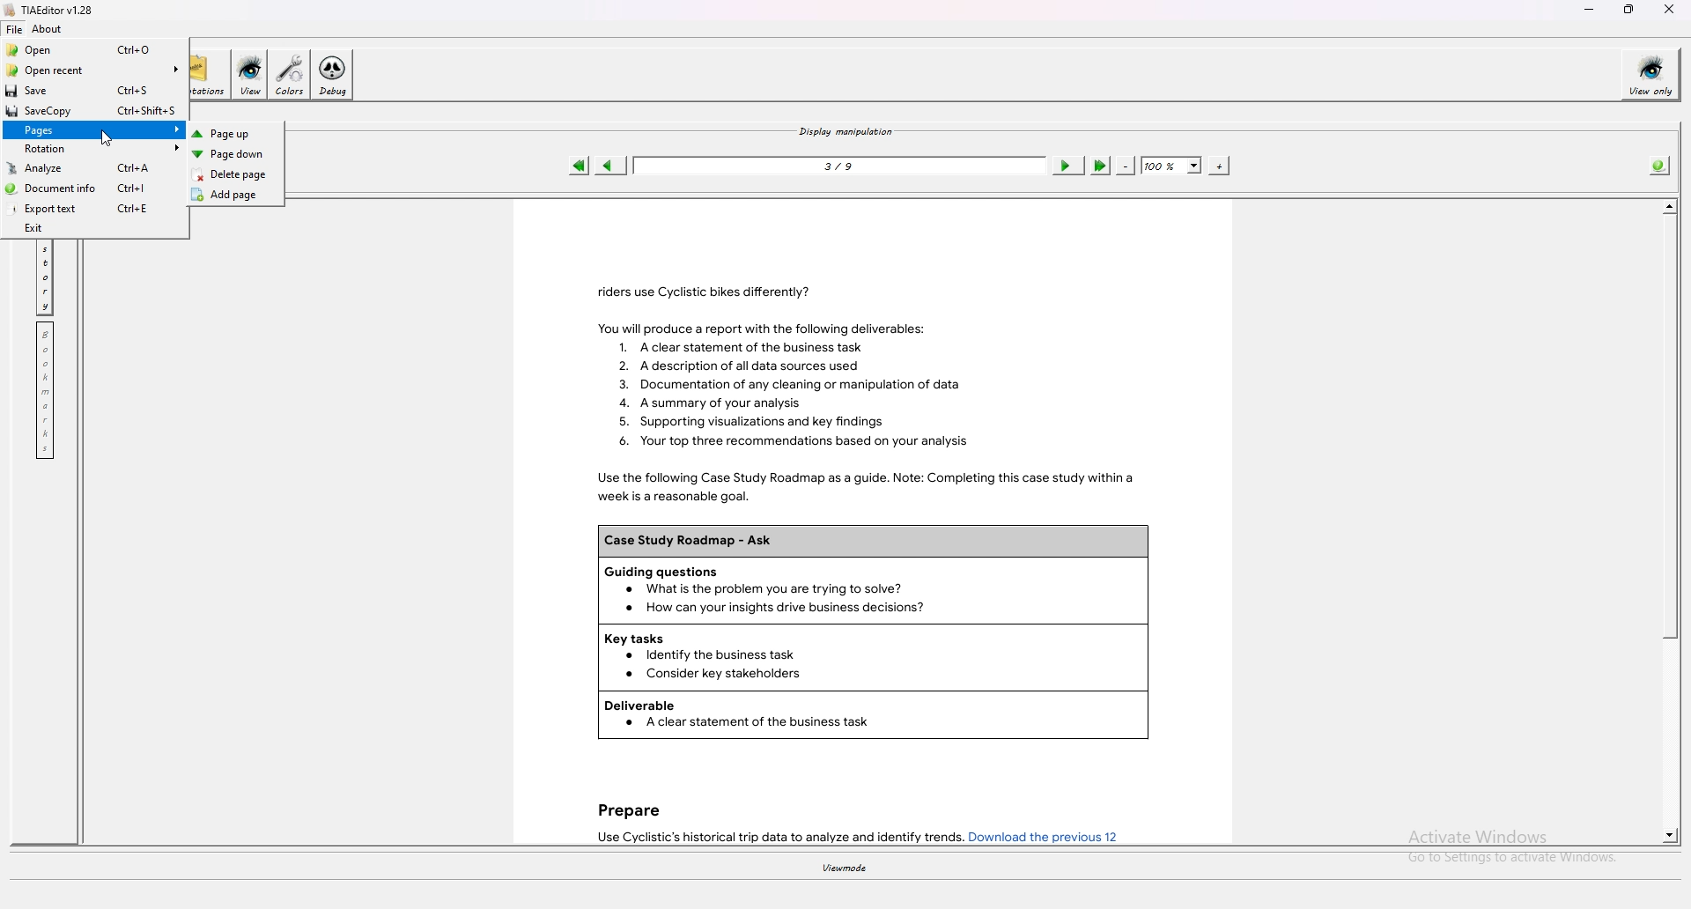  I want to click on zoom in, so click(1219, 166).